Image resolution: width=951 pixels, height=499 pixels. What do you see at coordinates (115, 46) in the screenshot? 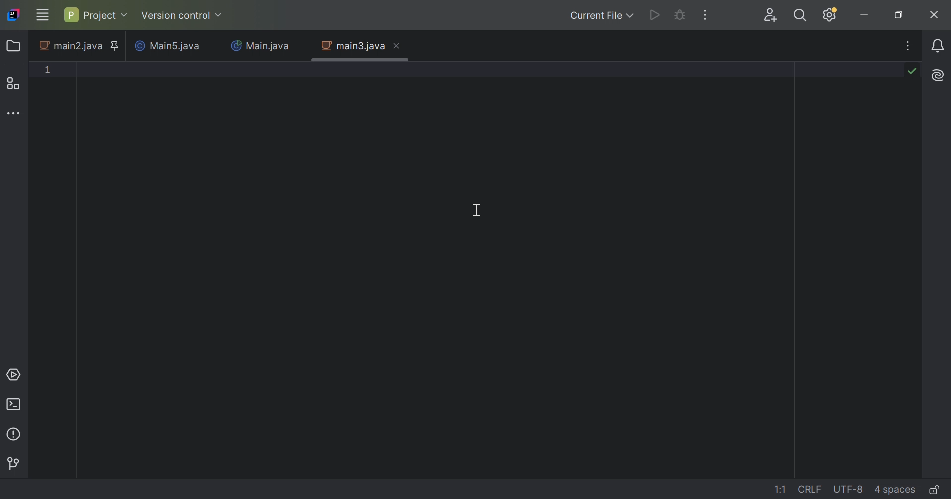
I see `Pinned tab` at bounding box center [115, 46].